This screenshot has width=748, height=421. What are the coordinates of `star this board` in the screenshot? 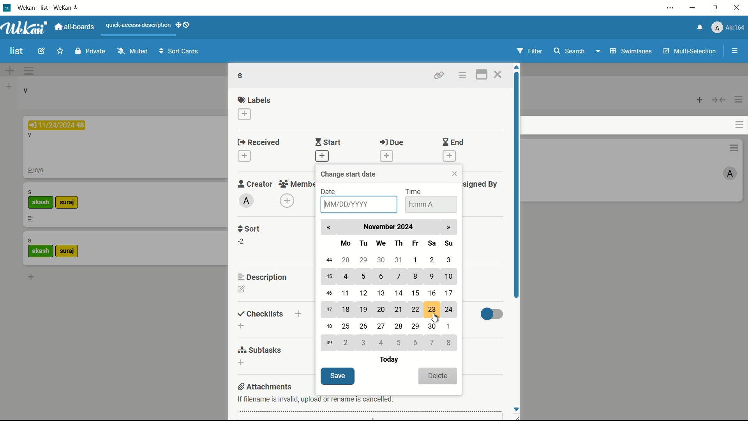 It's located at (60, 51).